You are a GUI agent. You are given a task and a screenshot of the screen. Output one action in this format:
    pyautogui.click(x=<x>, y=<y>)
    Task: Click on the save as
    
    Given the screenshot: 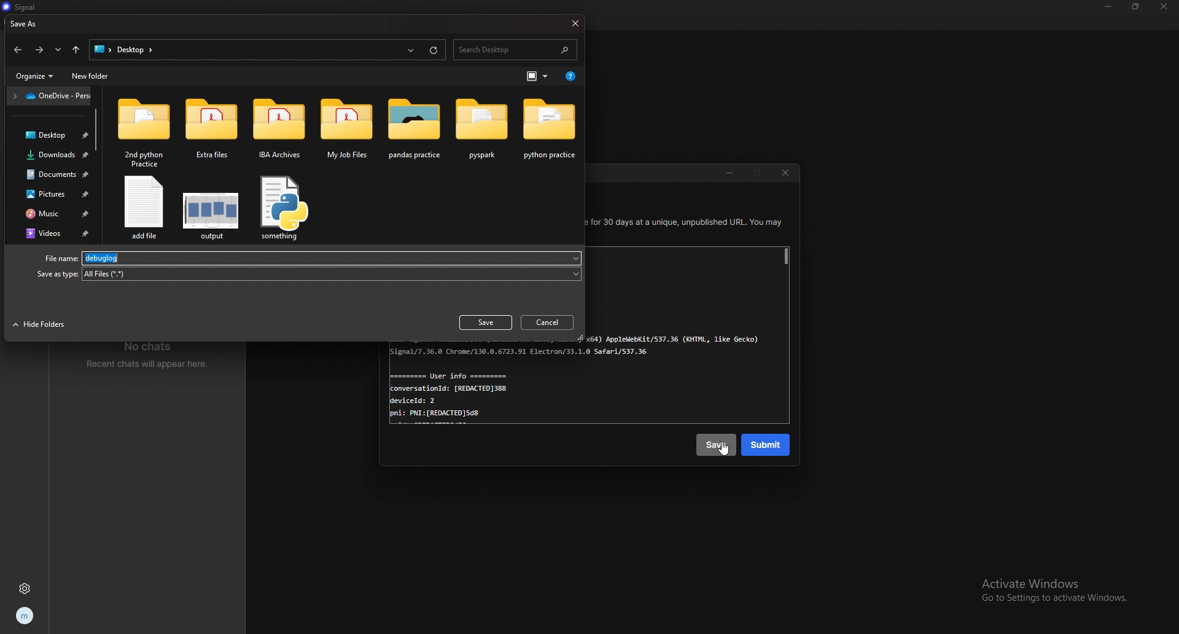 What is the action you would take?
    pyautogui.click(x=32, y=23)
    